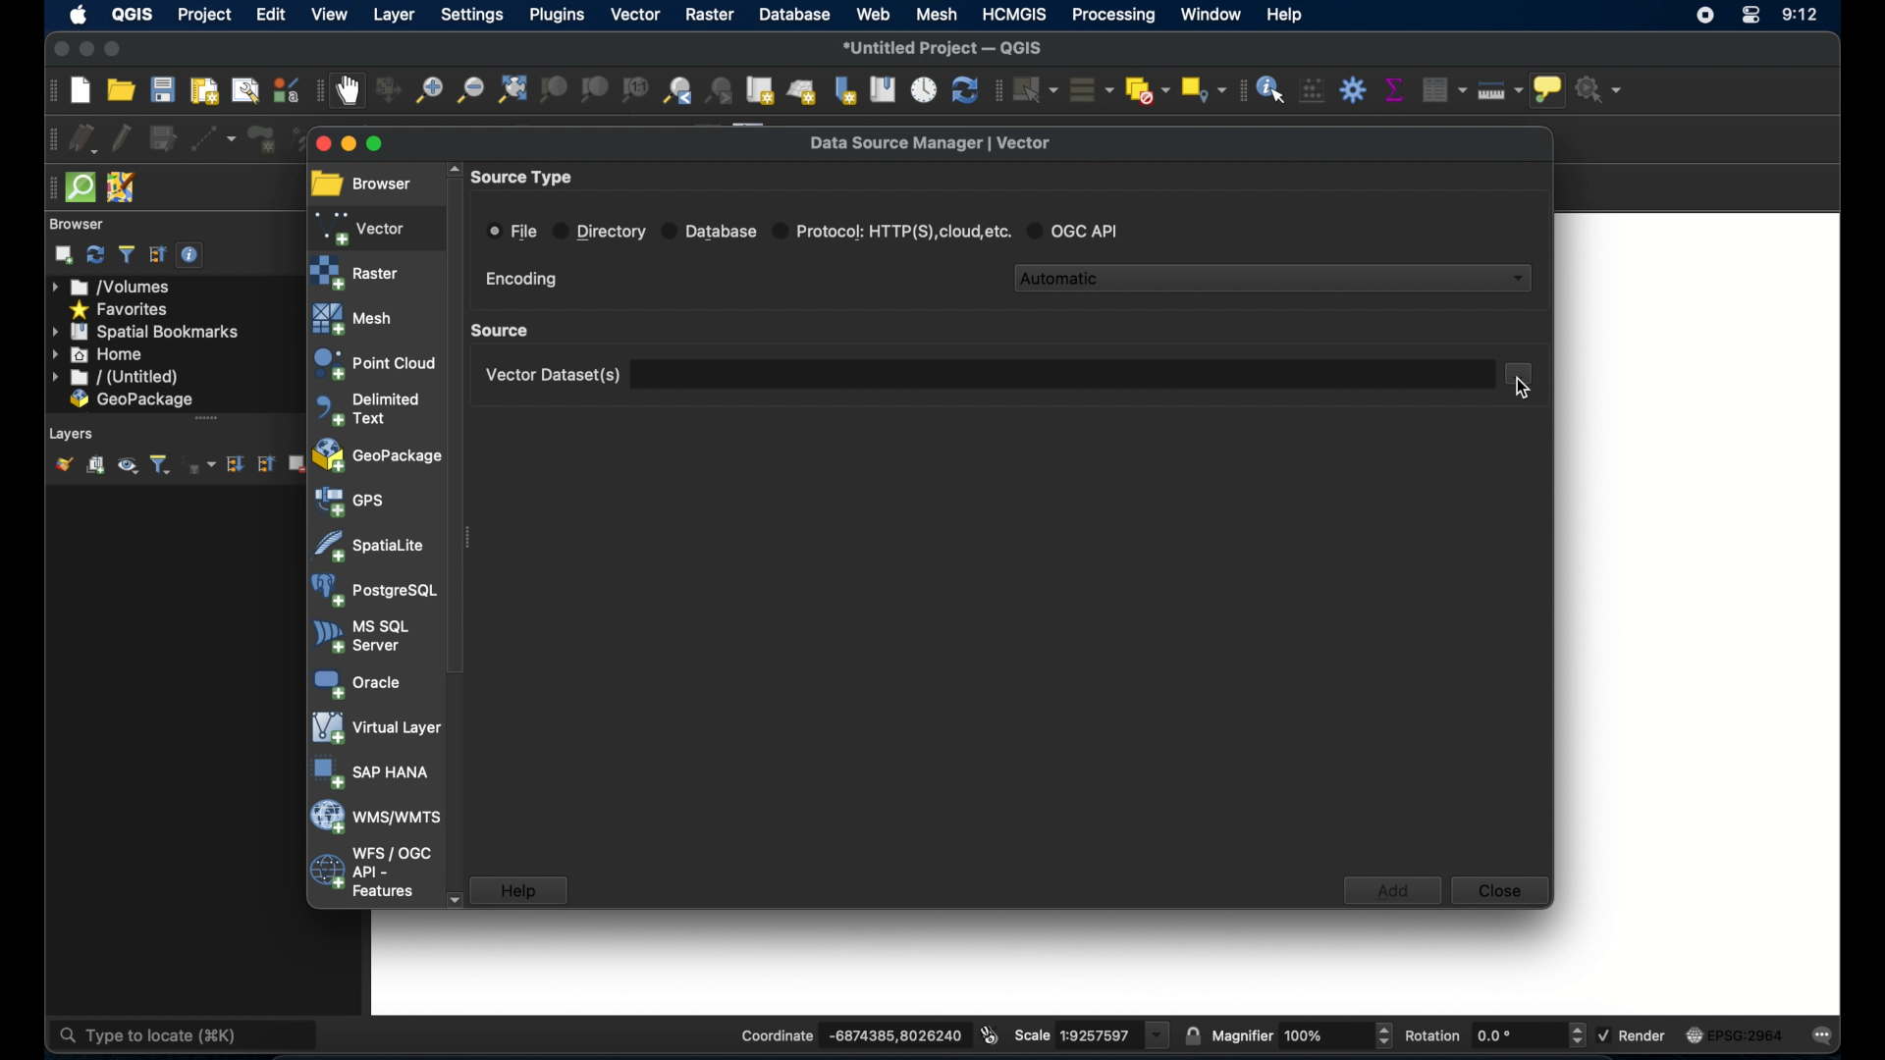 The height and width of the screenshot is (1060, 1885). Describe the element at coordinates (146, 331) in the screenshot. I see `spatial bookmarks` at that location.